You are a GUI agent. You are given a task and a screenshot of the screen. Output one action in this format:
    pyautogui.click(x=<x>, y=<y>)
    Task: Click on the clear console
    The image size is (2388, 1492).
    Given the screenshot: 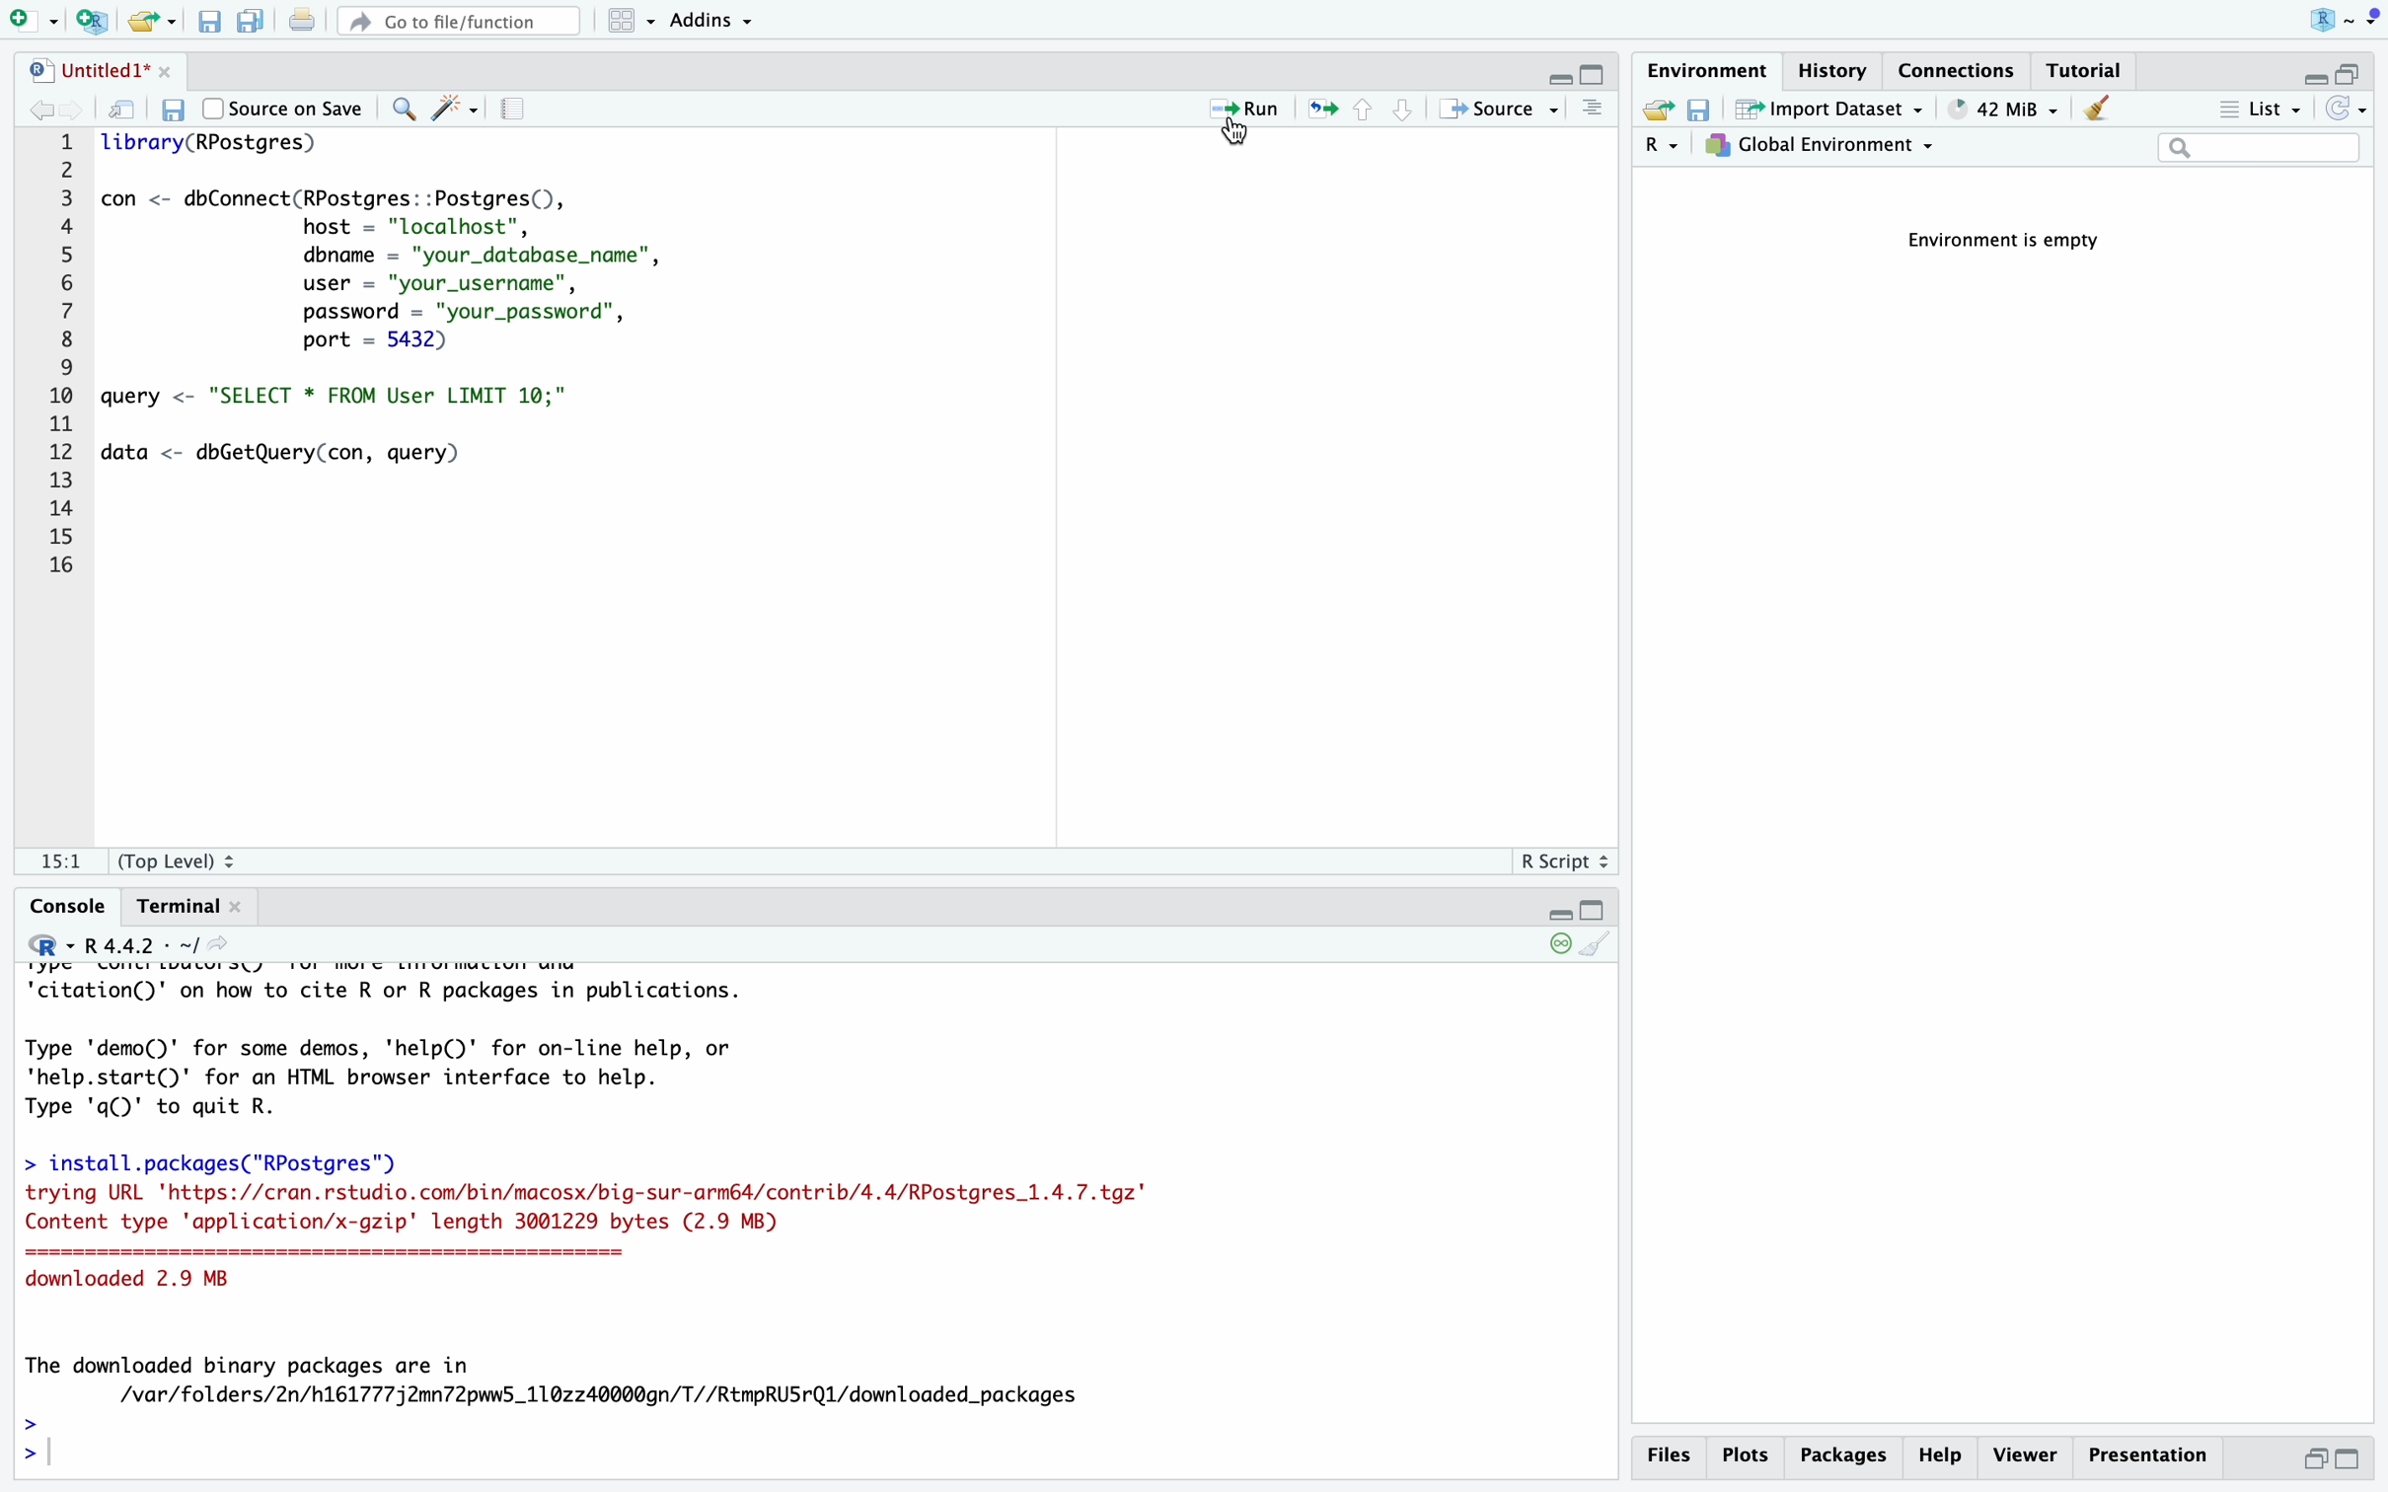 What is the action you would take?
    pyautogui.click(x=1599, y=951)
    